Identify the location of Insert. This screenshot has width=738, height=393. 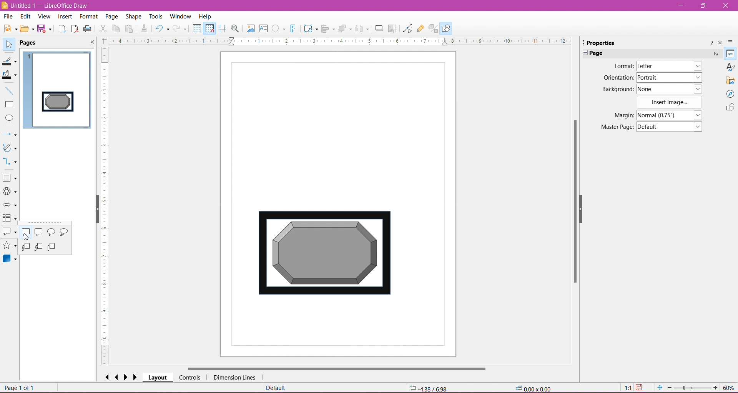
(65, 17).